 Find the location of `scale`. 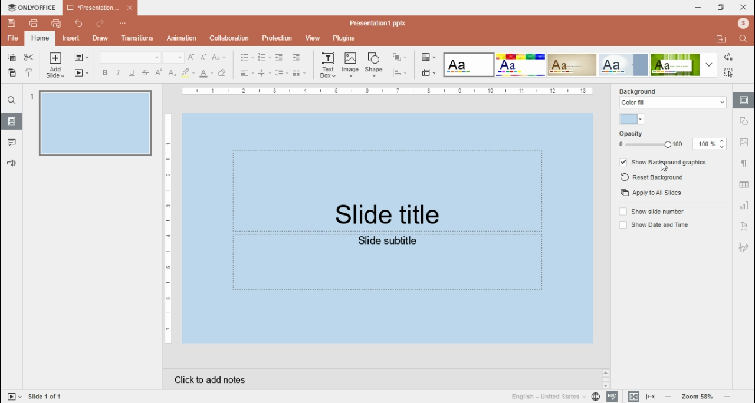

scale is located at coordinates (385, 91).